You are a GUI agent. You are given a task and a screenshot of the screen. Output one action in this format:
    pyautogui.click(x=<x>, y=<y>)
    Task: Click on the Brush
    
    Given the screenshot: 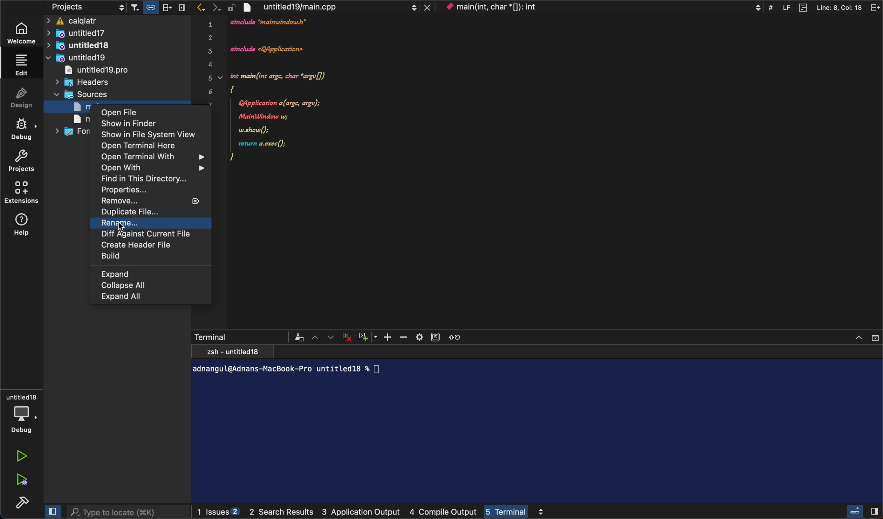 What is the action you would take?
    pyautogui.click(x=299, y=337)
    